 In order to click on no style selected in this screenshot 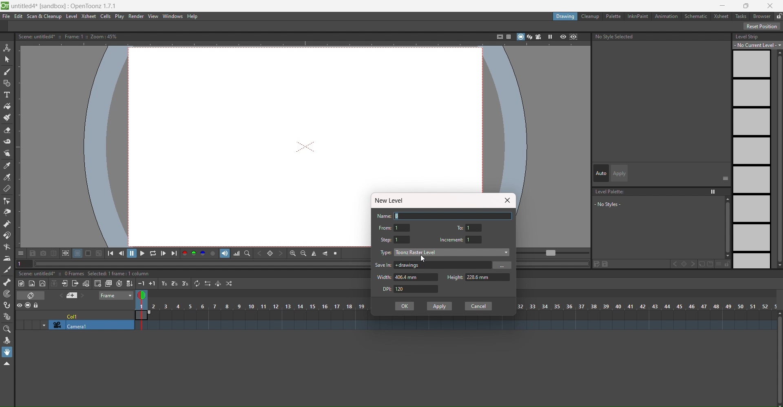, I will do `click(662, 38)`.